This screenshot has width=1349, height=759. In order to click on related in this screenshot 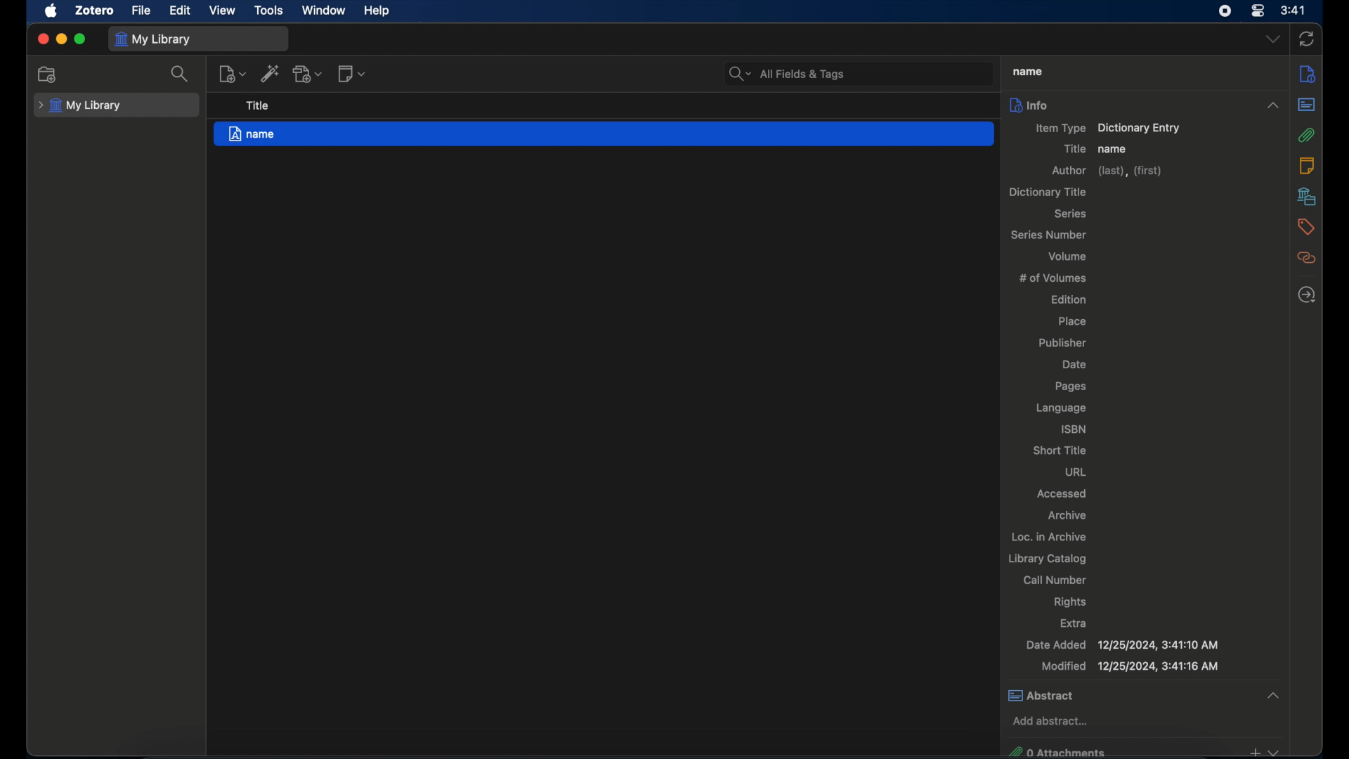, I will do `click(1308, 257)`.